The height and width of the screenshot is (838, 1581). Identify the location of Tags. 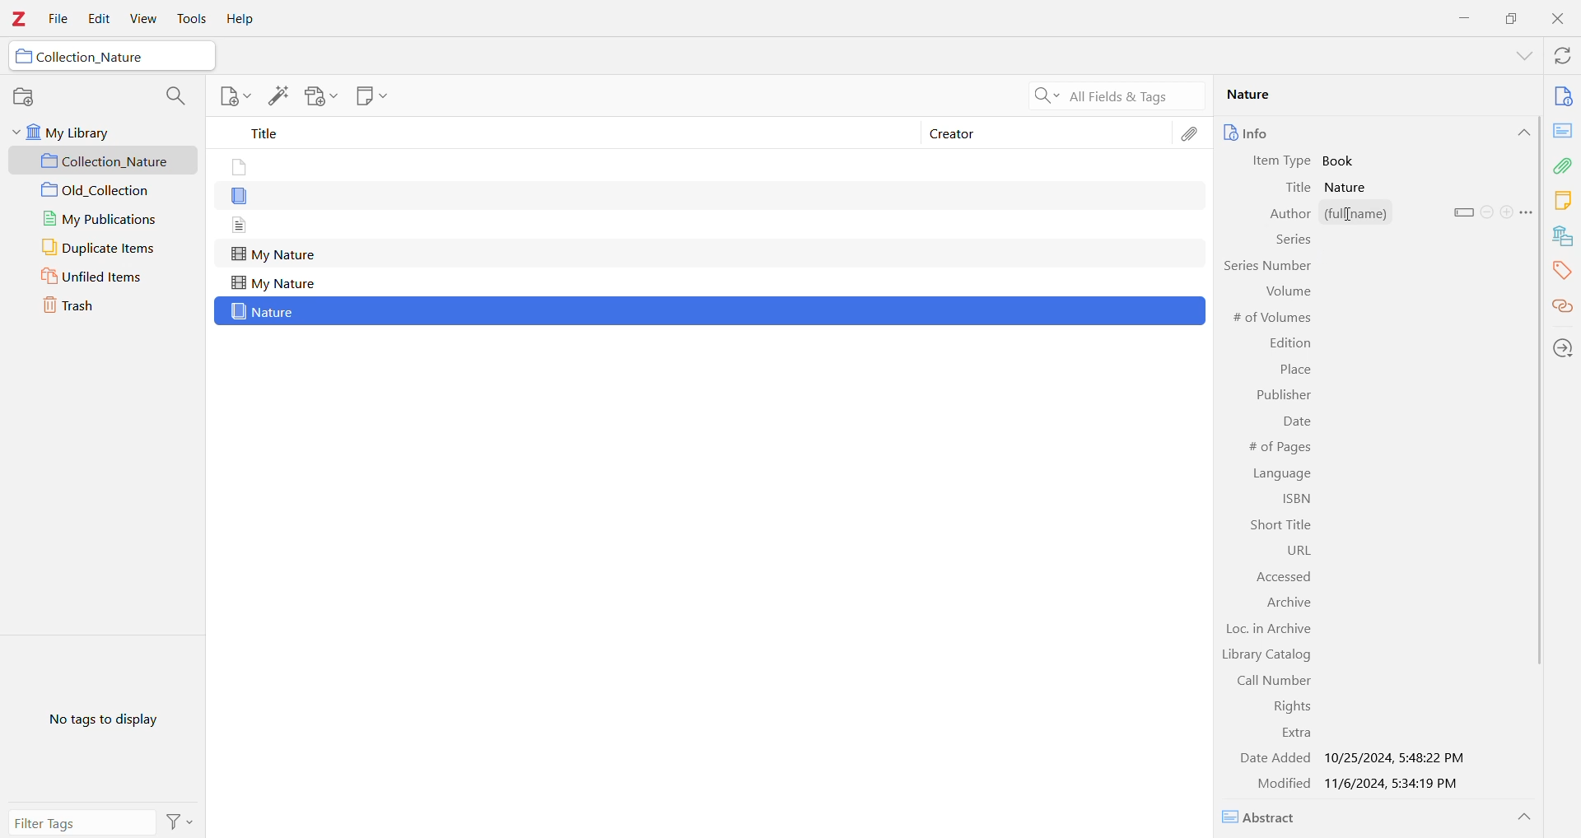
(1562, 272).